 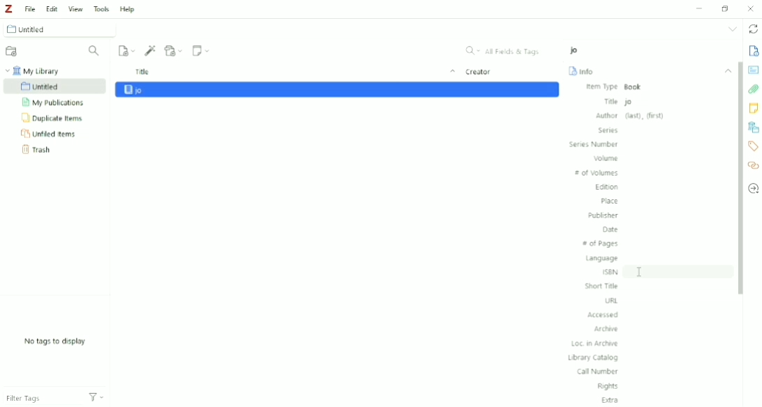 What do you see at coordinates (40, 151) in the screenshot?
I see `Trash` at bounding box center [40, 151].